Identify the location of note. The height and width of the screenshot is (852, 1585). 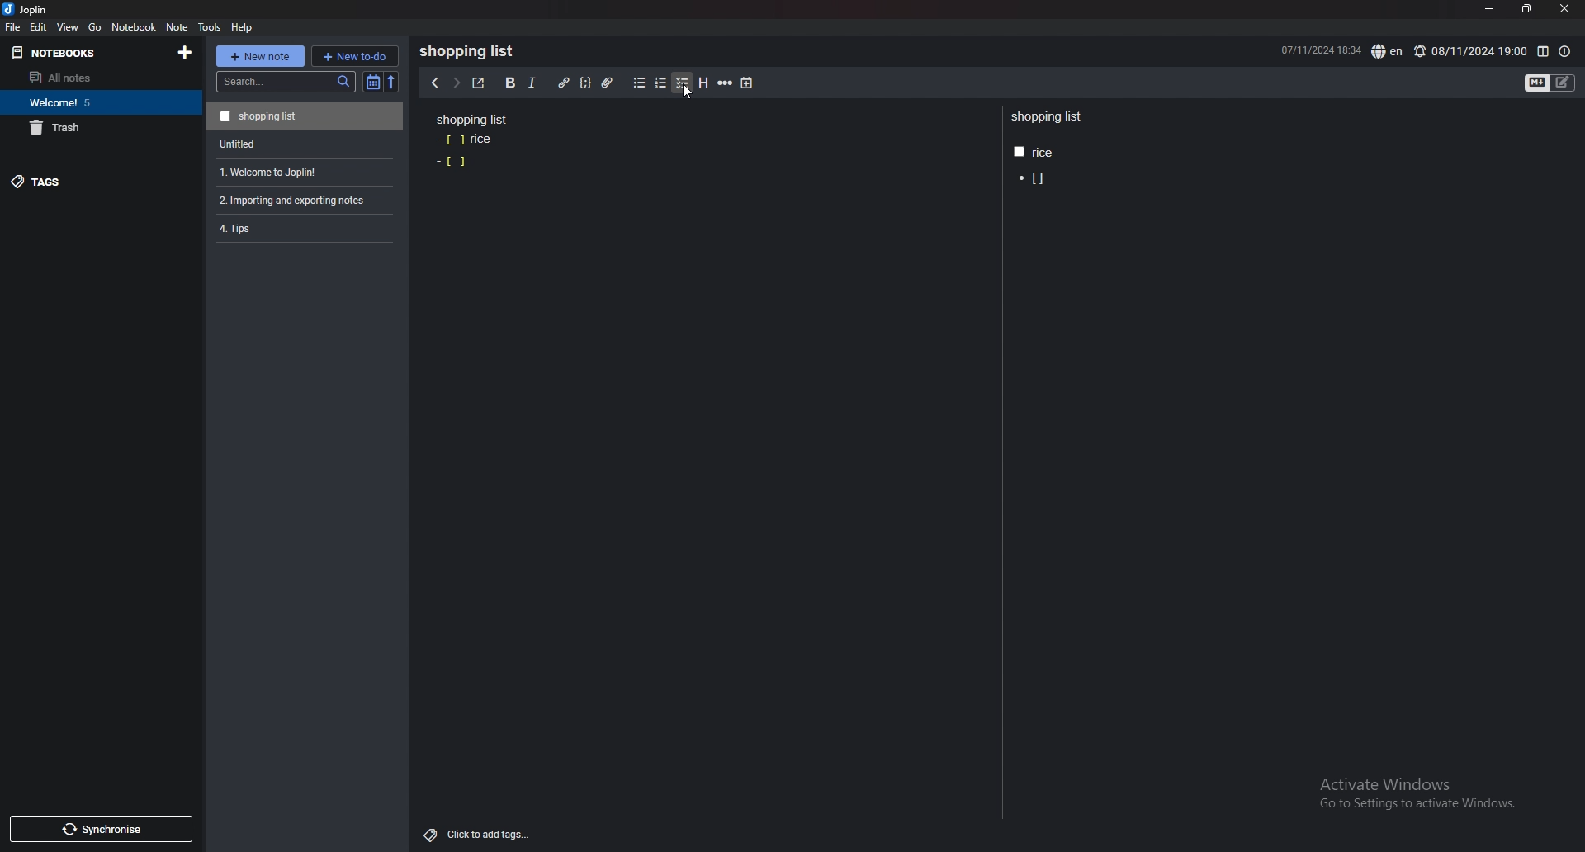
(178, 27).